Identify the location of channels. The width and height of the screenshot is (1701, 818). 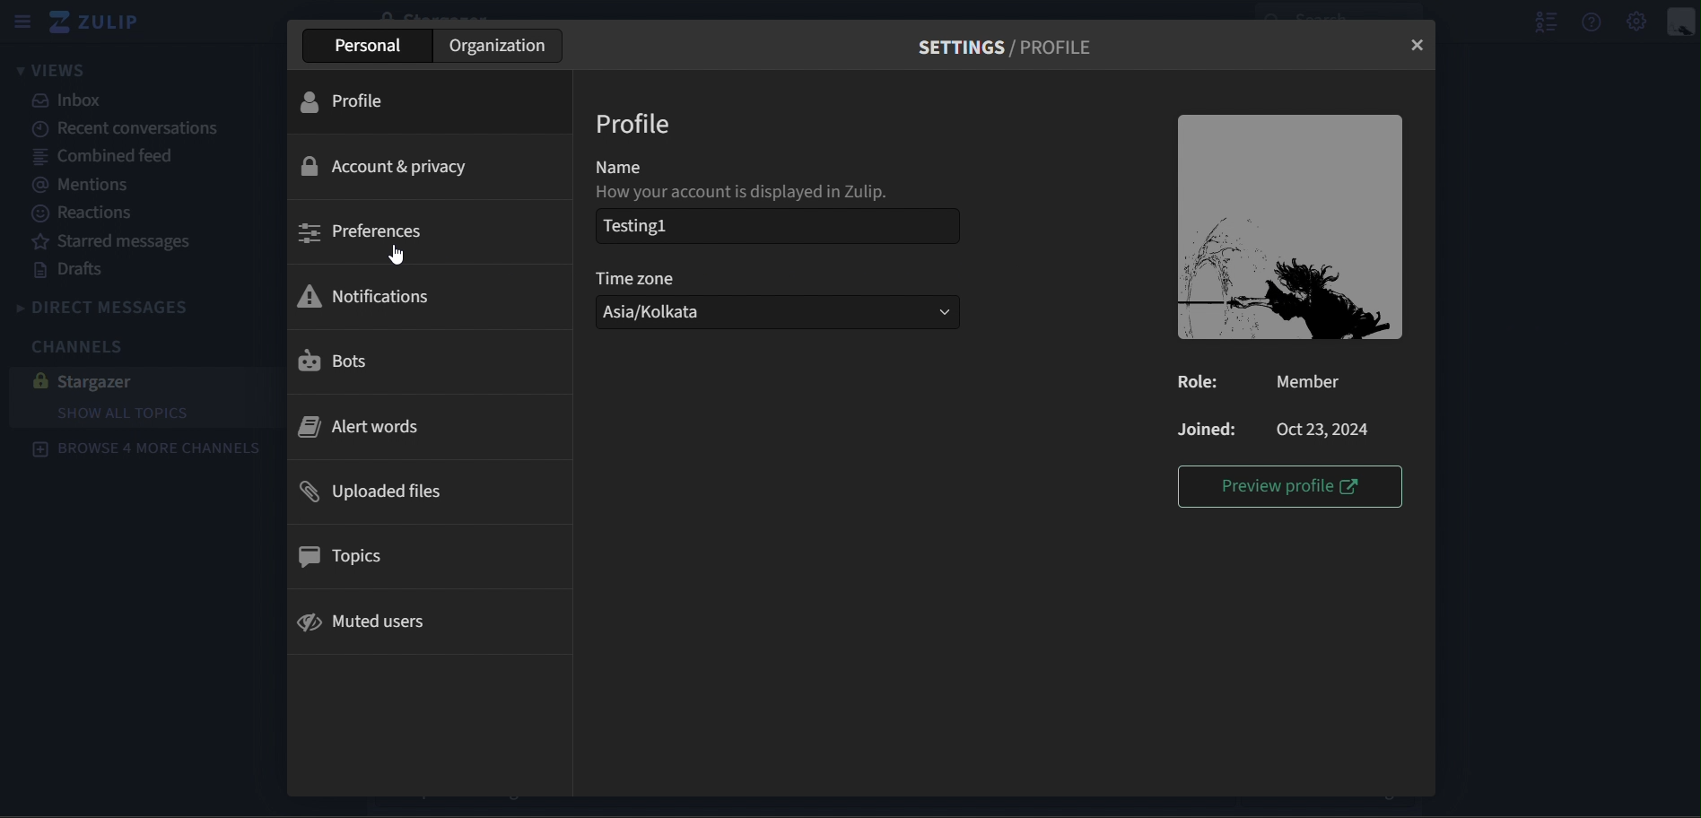
(86, 346).